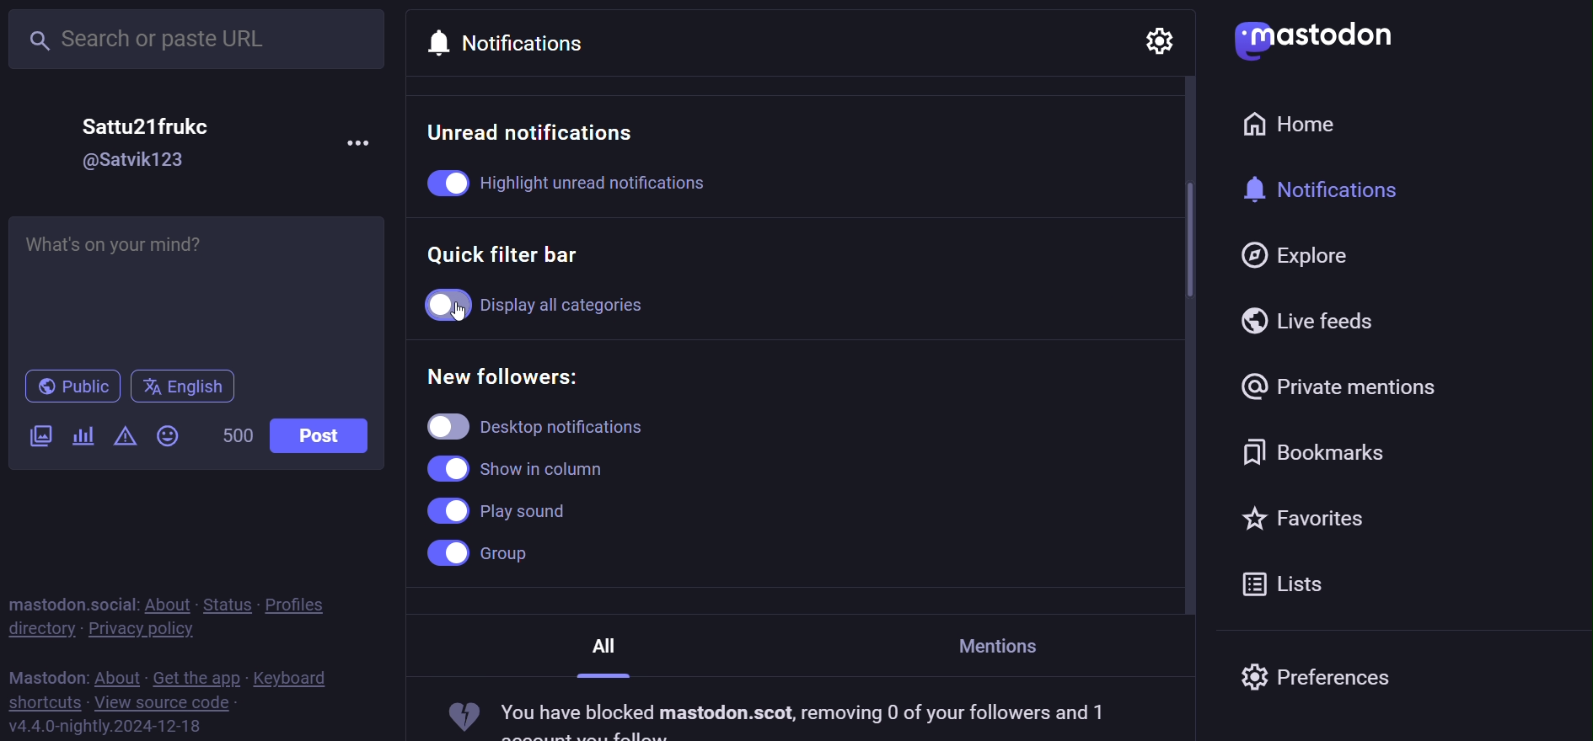  What do you see at coordinates (785, 719) in the screenshot?
I see `You have blocked mastodon.scot, removing 0 of your followers and 1` at bounding box center [785, 719].